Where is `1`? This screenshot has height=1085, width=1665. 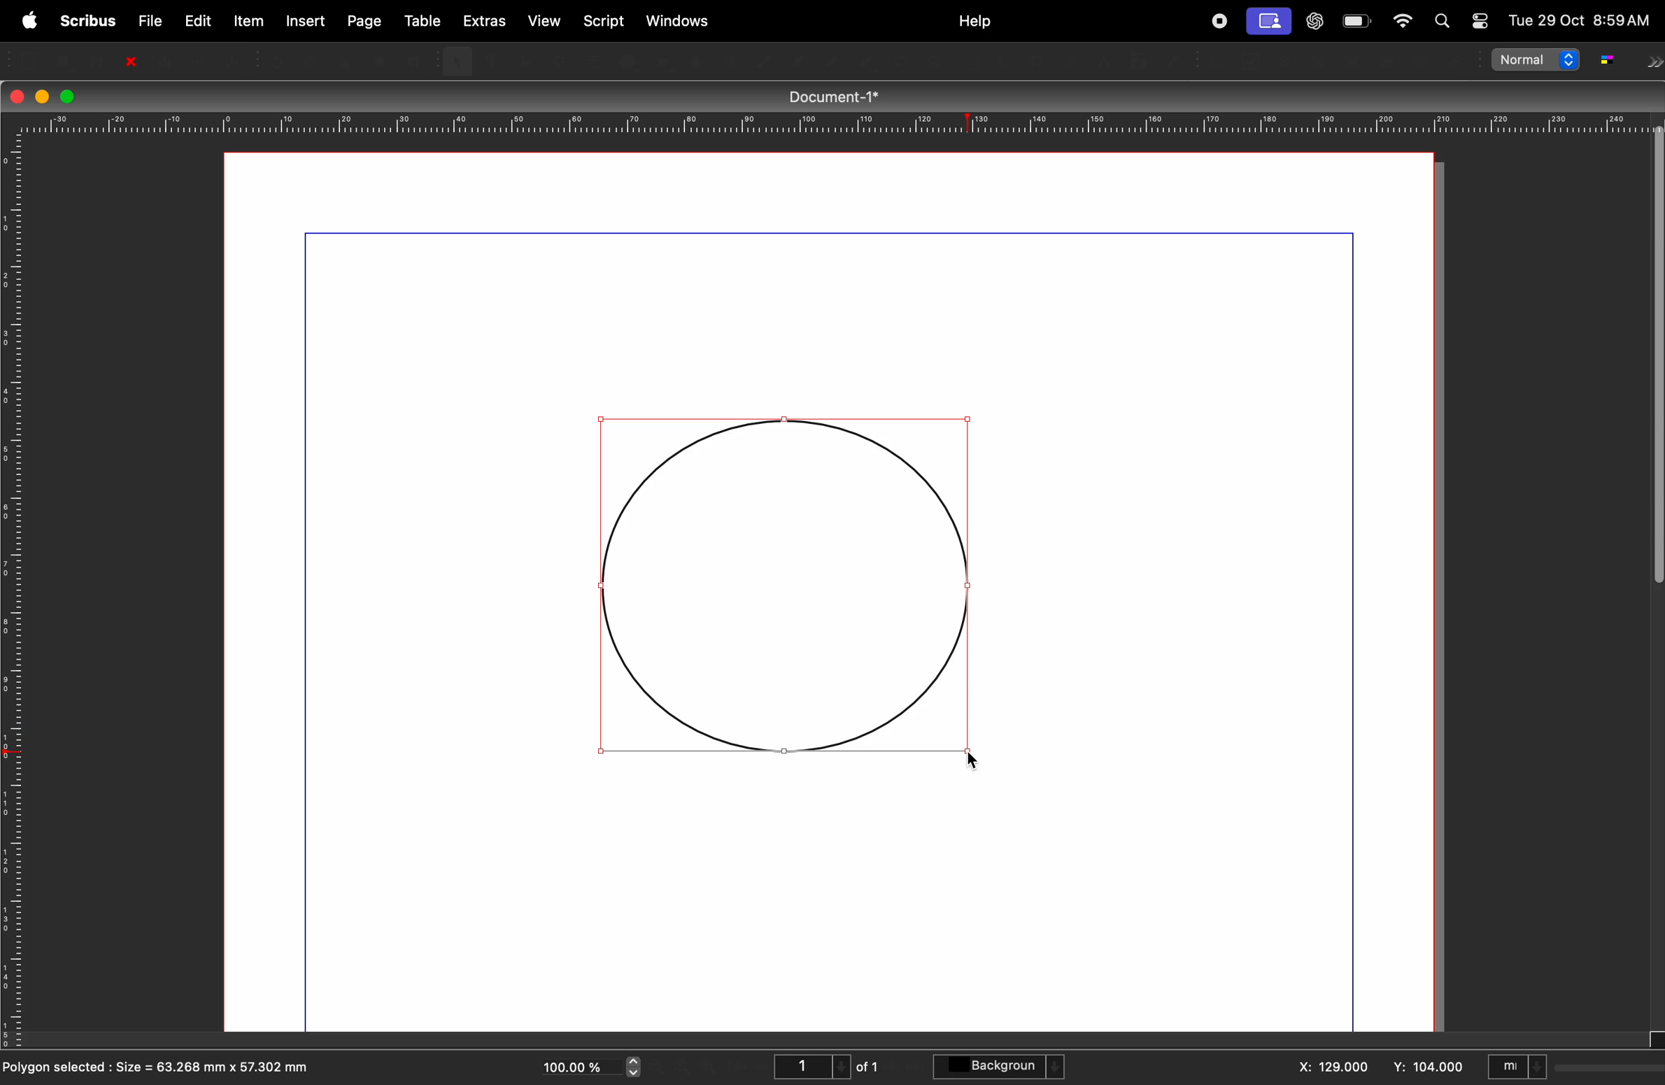
1 is located at coordinates (808, 1065).